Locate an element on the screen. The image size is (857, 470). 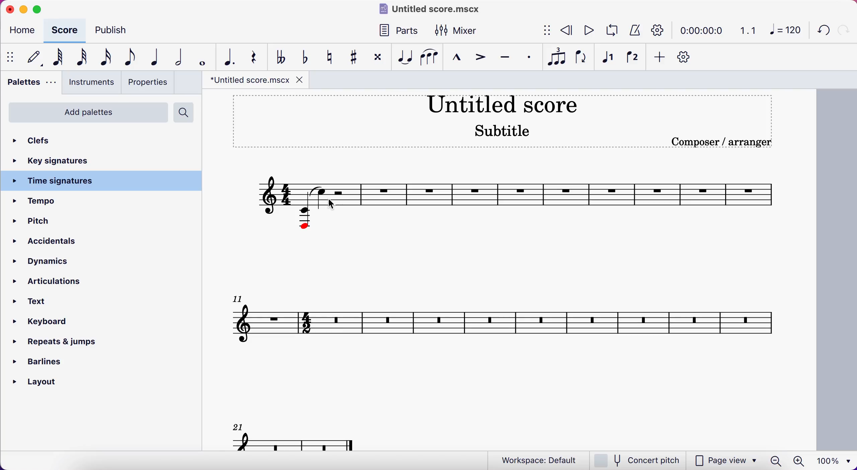
16th note is located at coordinates (110, 58).